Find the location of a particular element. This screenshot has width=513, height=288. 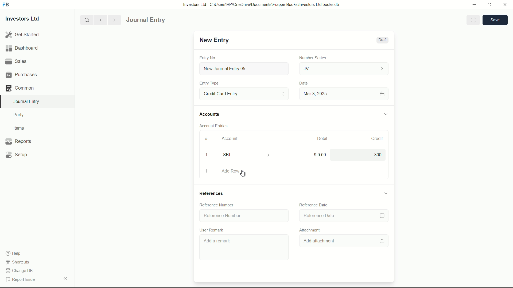

Entry Type is located at coordinates (209, 83).